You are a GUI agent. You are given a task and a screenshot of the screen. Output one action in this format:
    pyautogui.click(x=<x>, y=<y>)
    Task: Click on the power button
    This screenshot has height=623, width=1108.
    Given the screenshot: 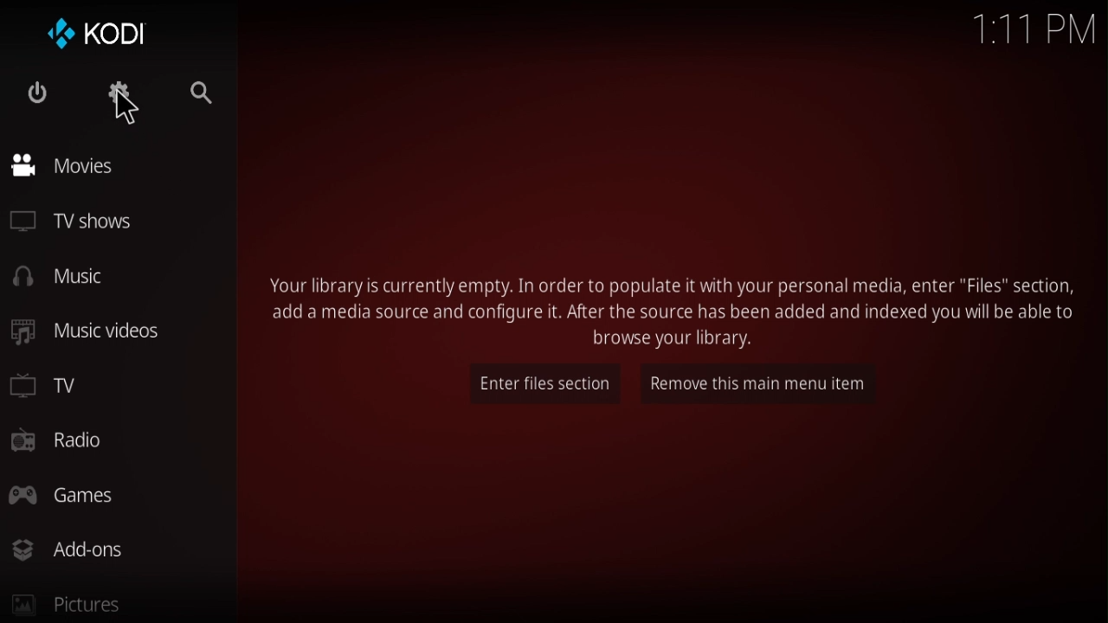 What is the action you would take?
    pyautogui.click(x=42, y=93)
    